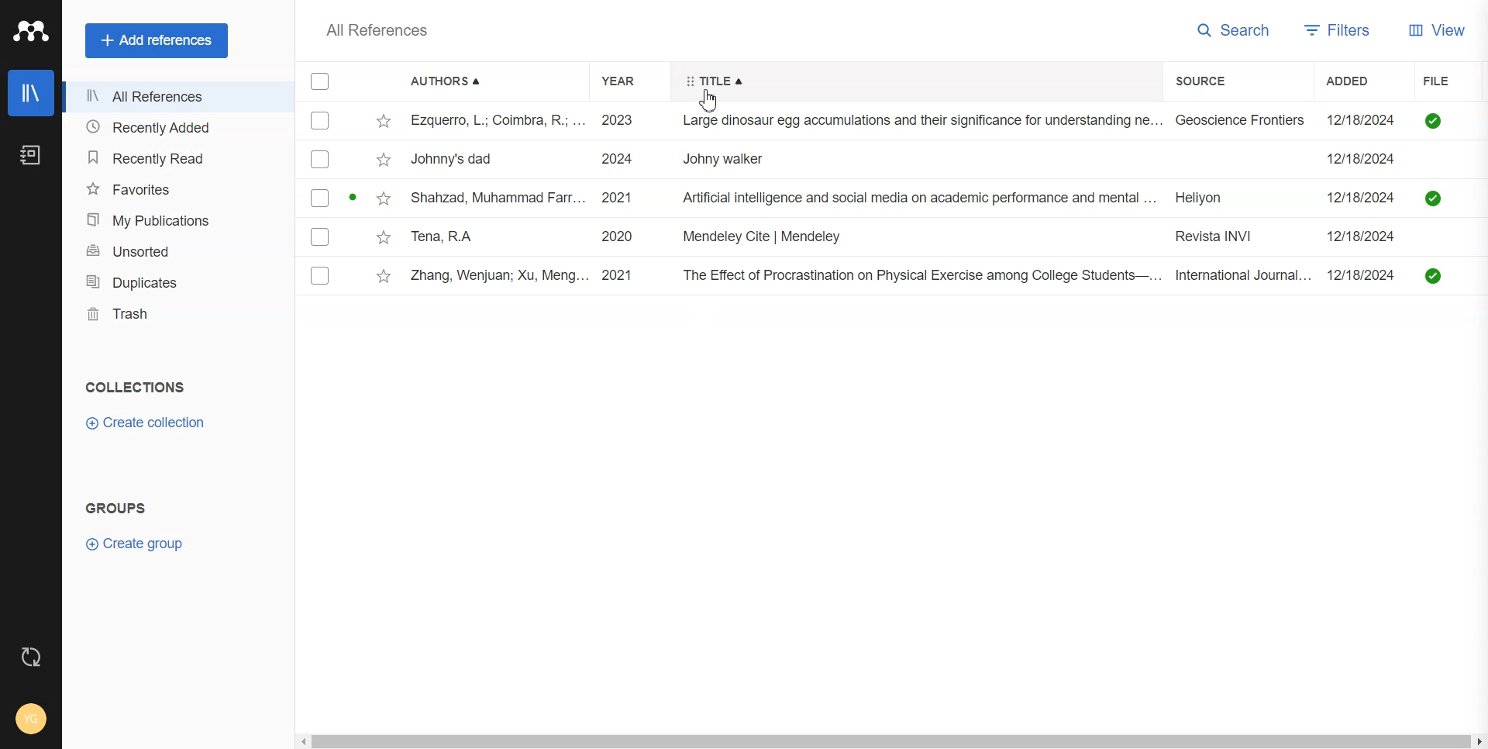 This screenshot has width=1488, height=749. I want to click on Checkmark, so click(321, 82).